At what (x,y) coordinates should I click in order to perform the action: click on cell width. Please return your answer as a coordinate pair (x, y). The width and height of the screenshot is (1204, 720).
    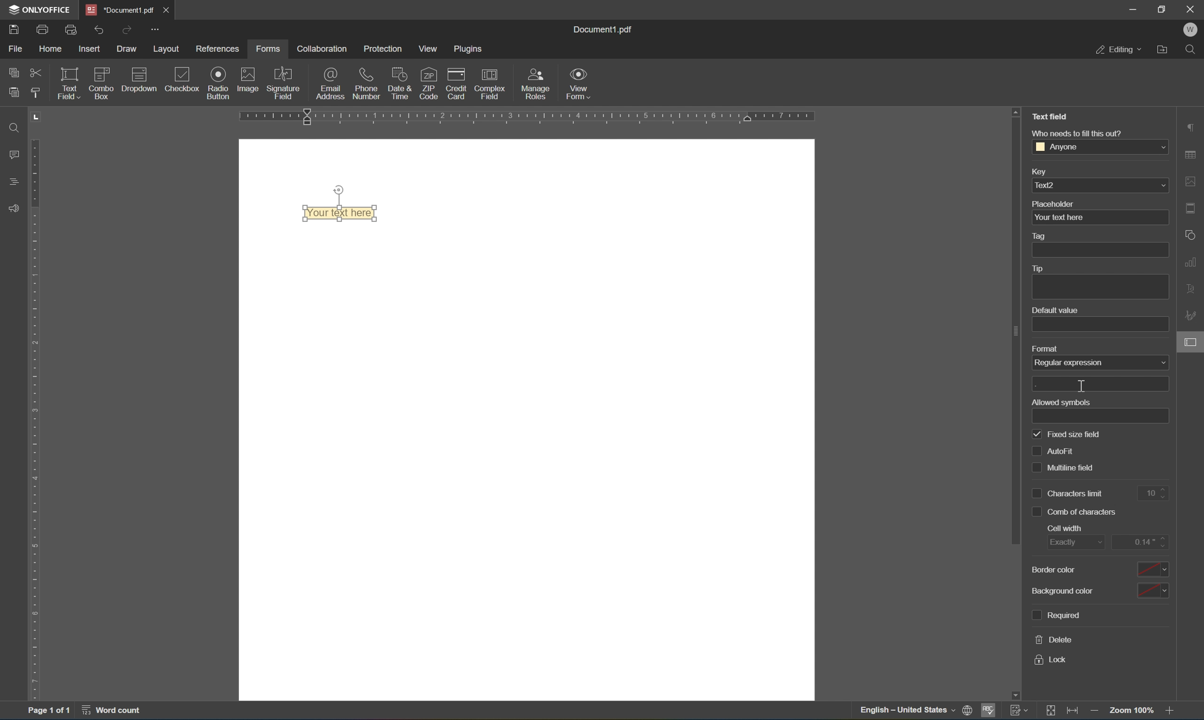
    Looking at the image, I should click on (1065, 528).